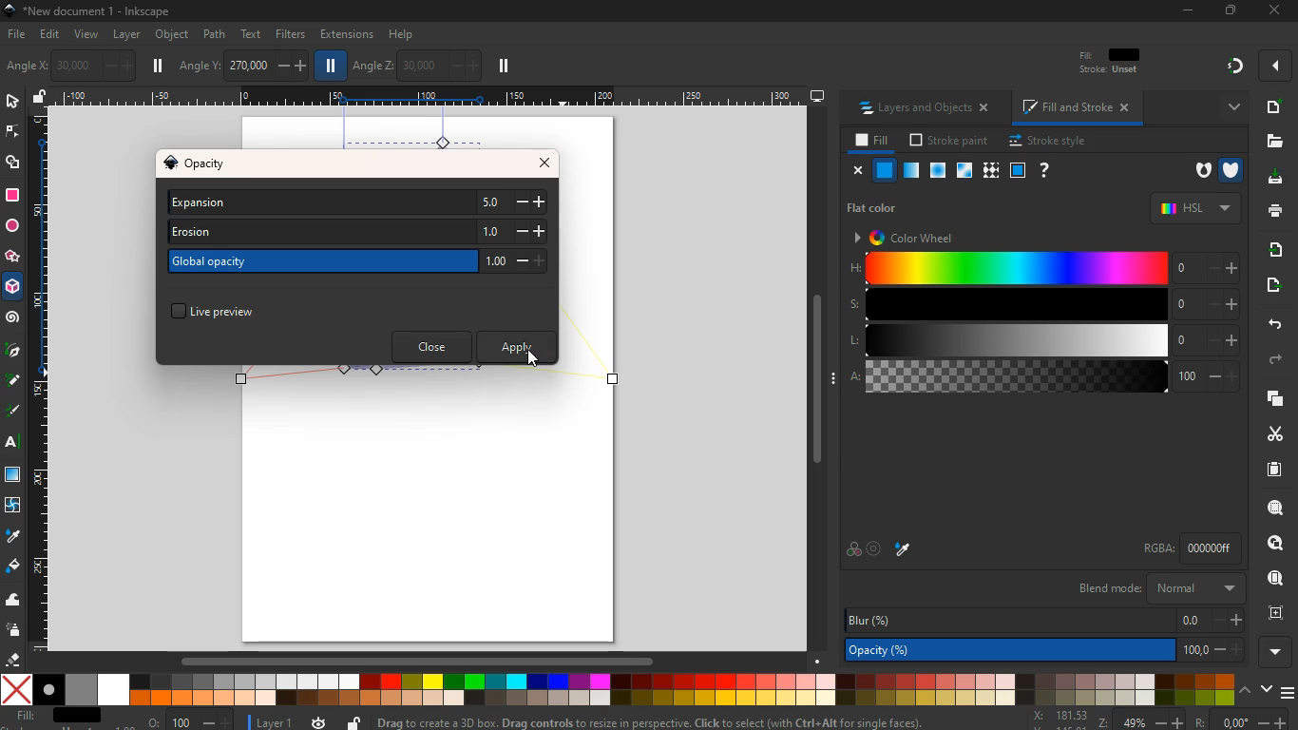 This screenshot has height=730, width=1298. I want to click on unlock, so click(40, 98).